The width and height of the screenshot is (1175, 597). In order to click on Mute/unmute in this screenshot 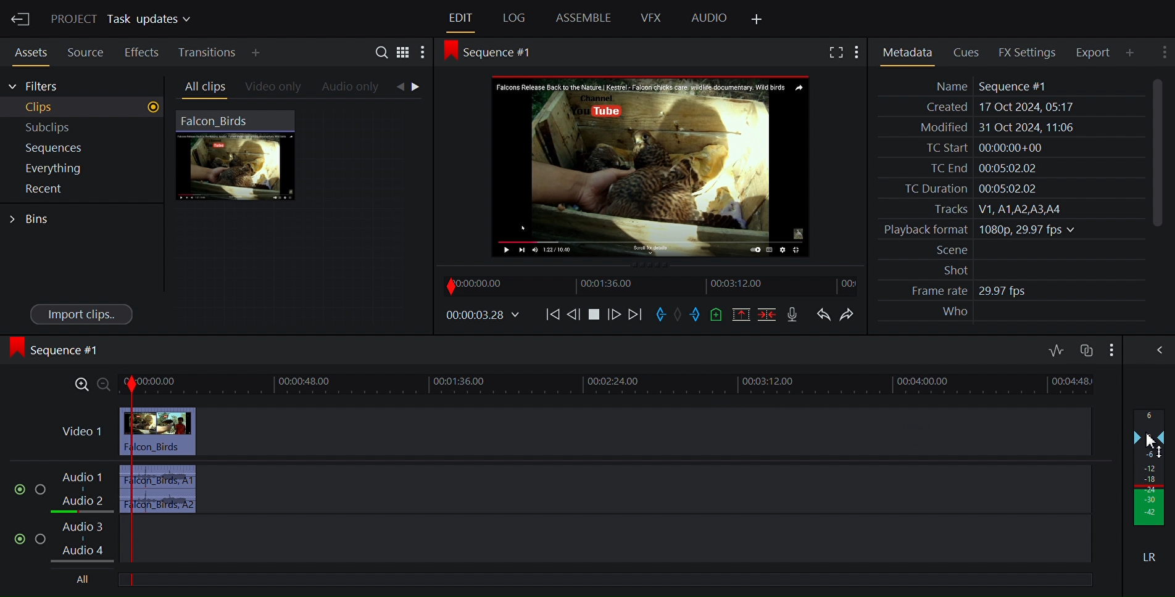, I will do `click(17, 538)`.